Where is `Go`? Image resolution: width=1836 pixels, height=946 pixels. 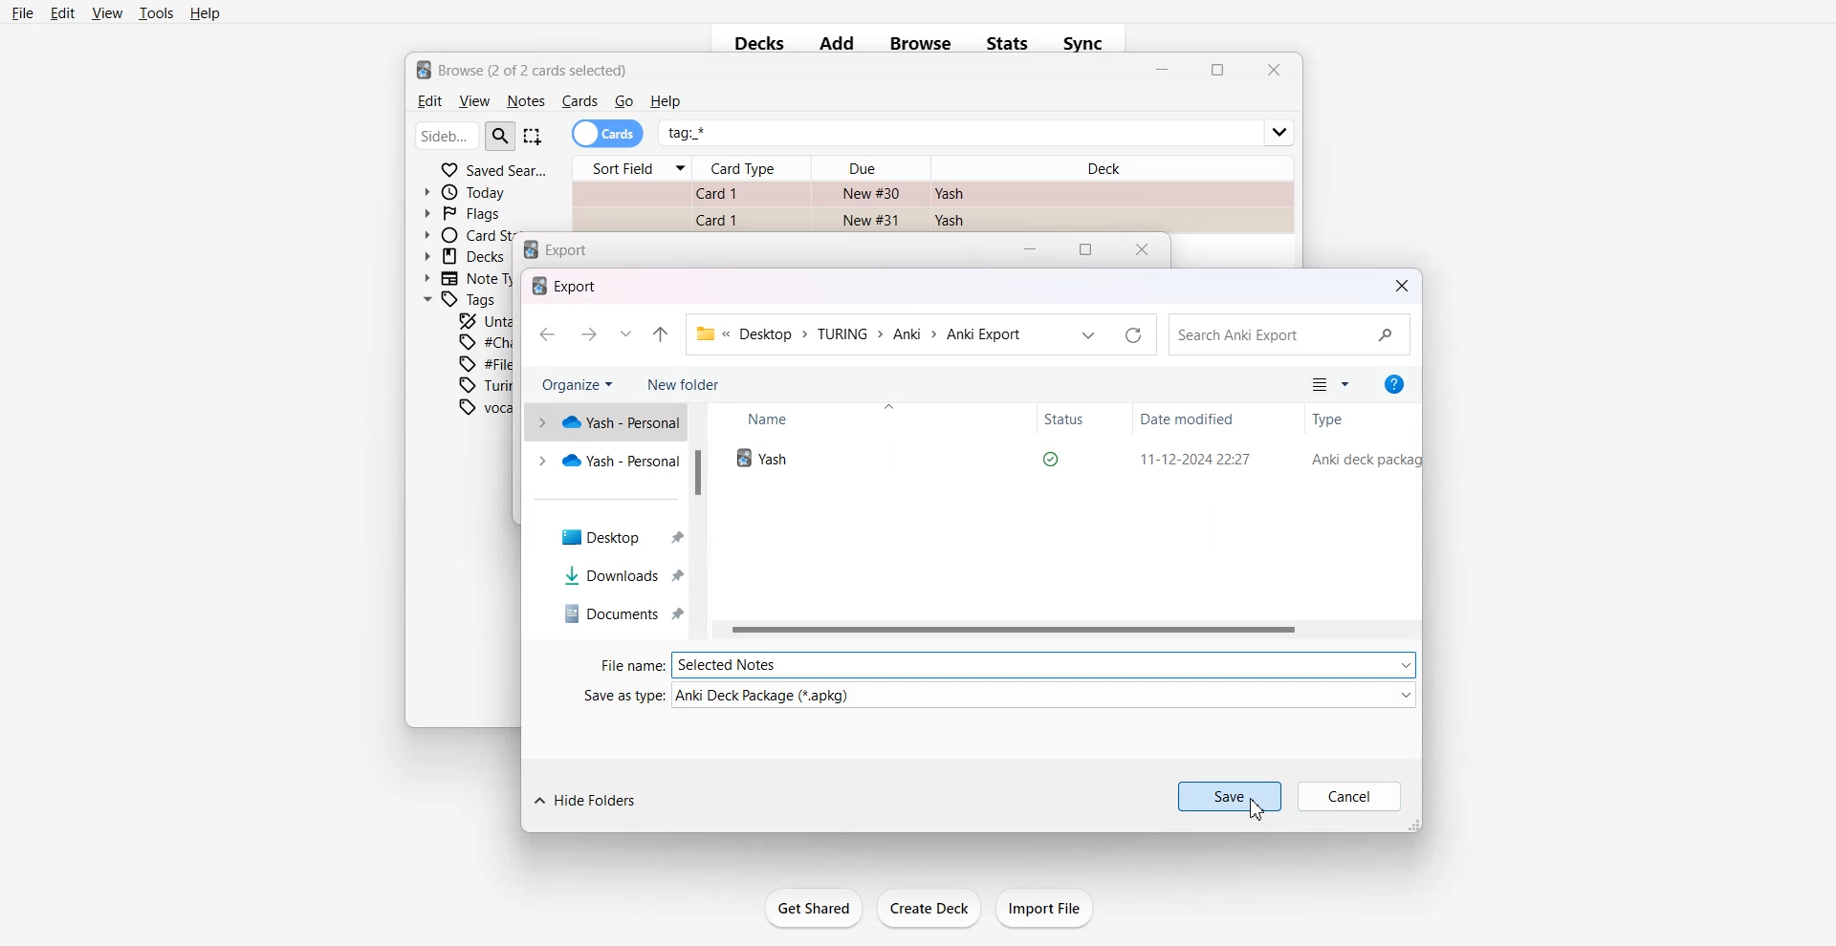 Go is located at coordinates (624, 101).